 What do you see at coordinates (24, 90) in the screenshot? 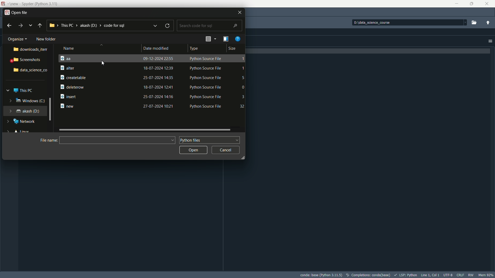
I see `this pc` at bounding box center [24, 90].